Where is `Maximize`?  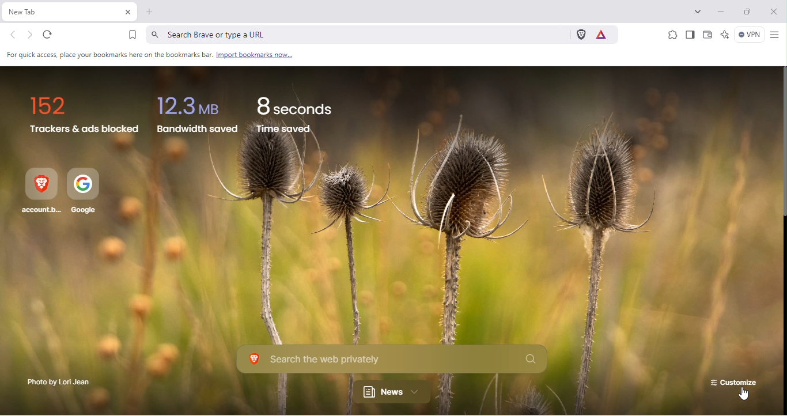 Maximize is located at coordinates (750, 13).